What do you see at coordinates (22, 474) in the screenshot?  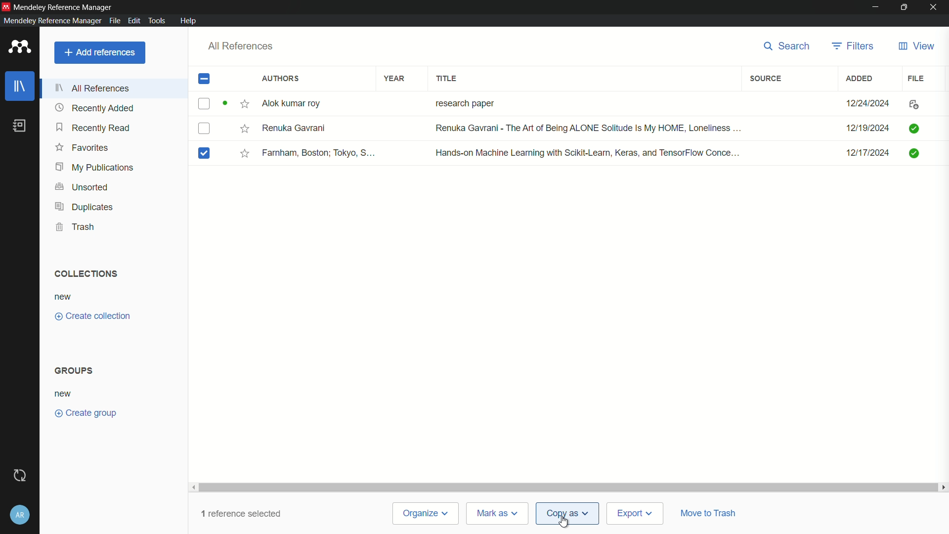 I see `sync` at bounding box center [22, 474].